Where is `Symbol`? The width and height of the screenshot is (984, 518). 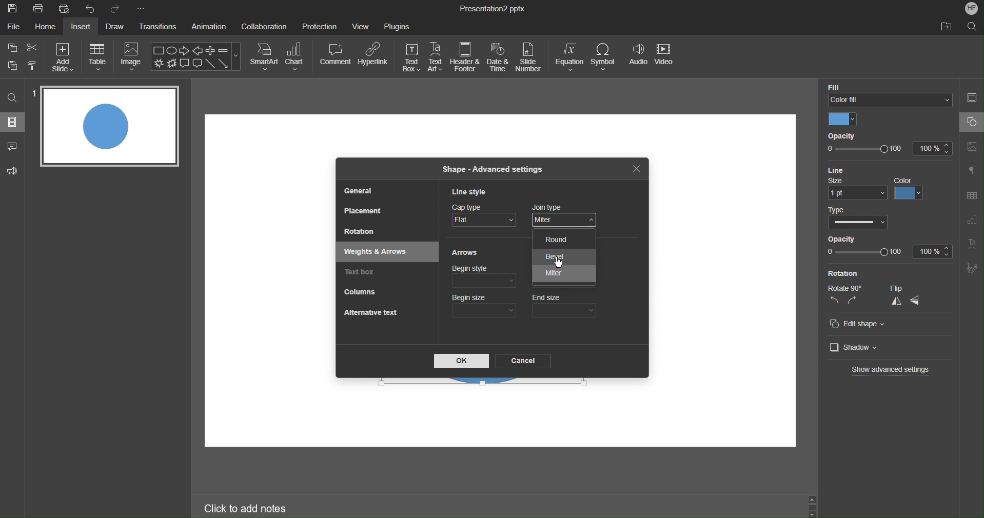
Symbol is located at coordinates (605, 57).